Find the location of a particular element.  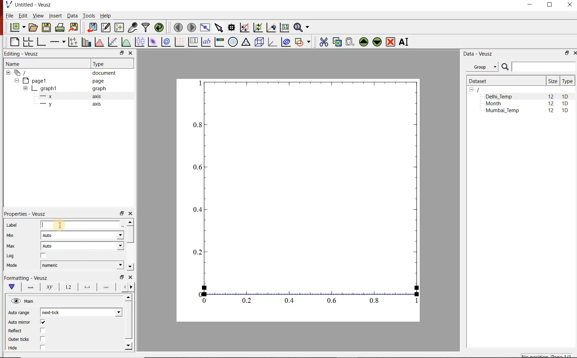

add a shape to the plot is located at coordinates (303, 43).